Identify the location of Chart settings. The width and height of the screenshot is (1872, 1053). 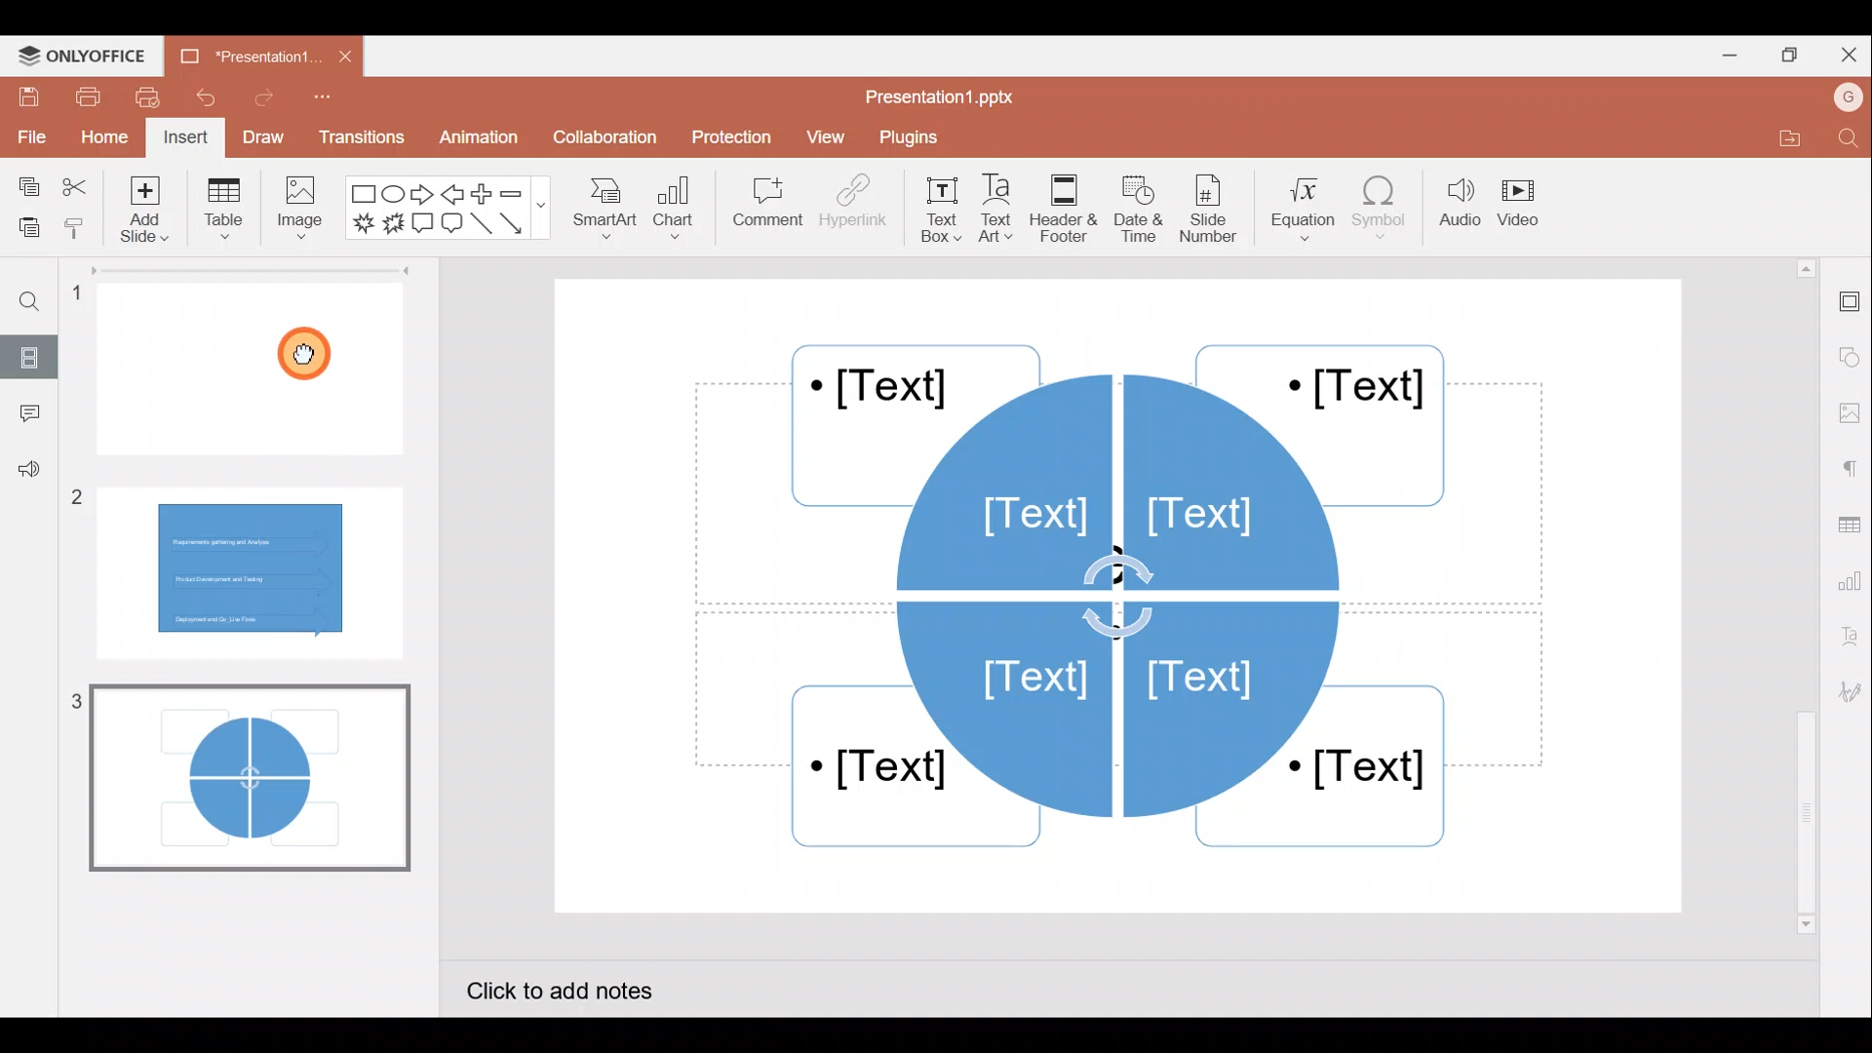
(1852, 584).